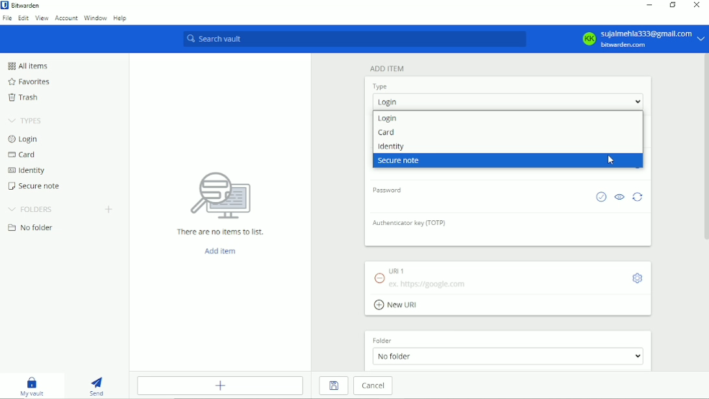  Describe the element at coordinates (388, 102) in the screenshot. I see `Login` at that location.